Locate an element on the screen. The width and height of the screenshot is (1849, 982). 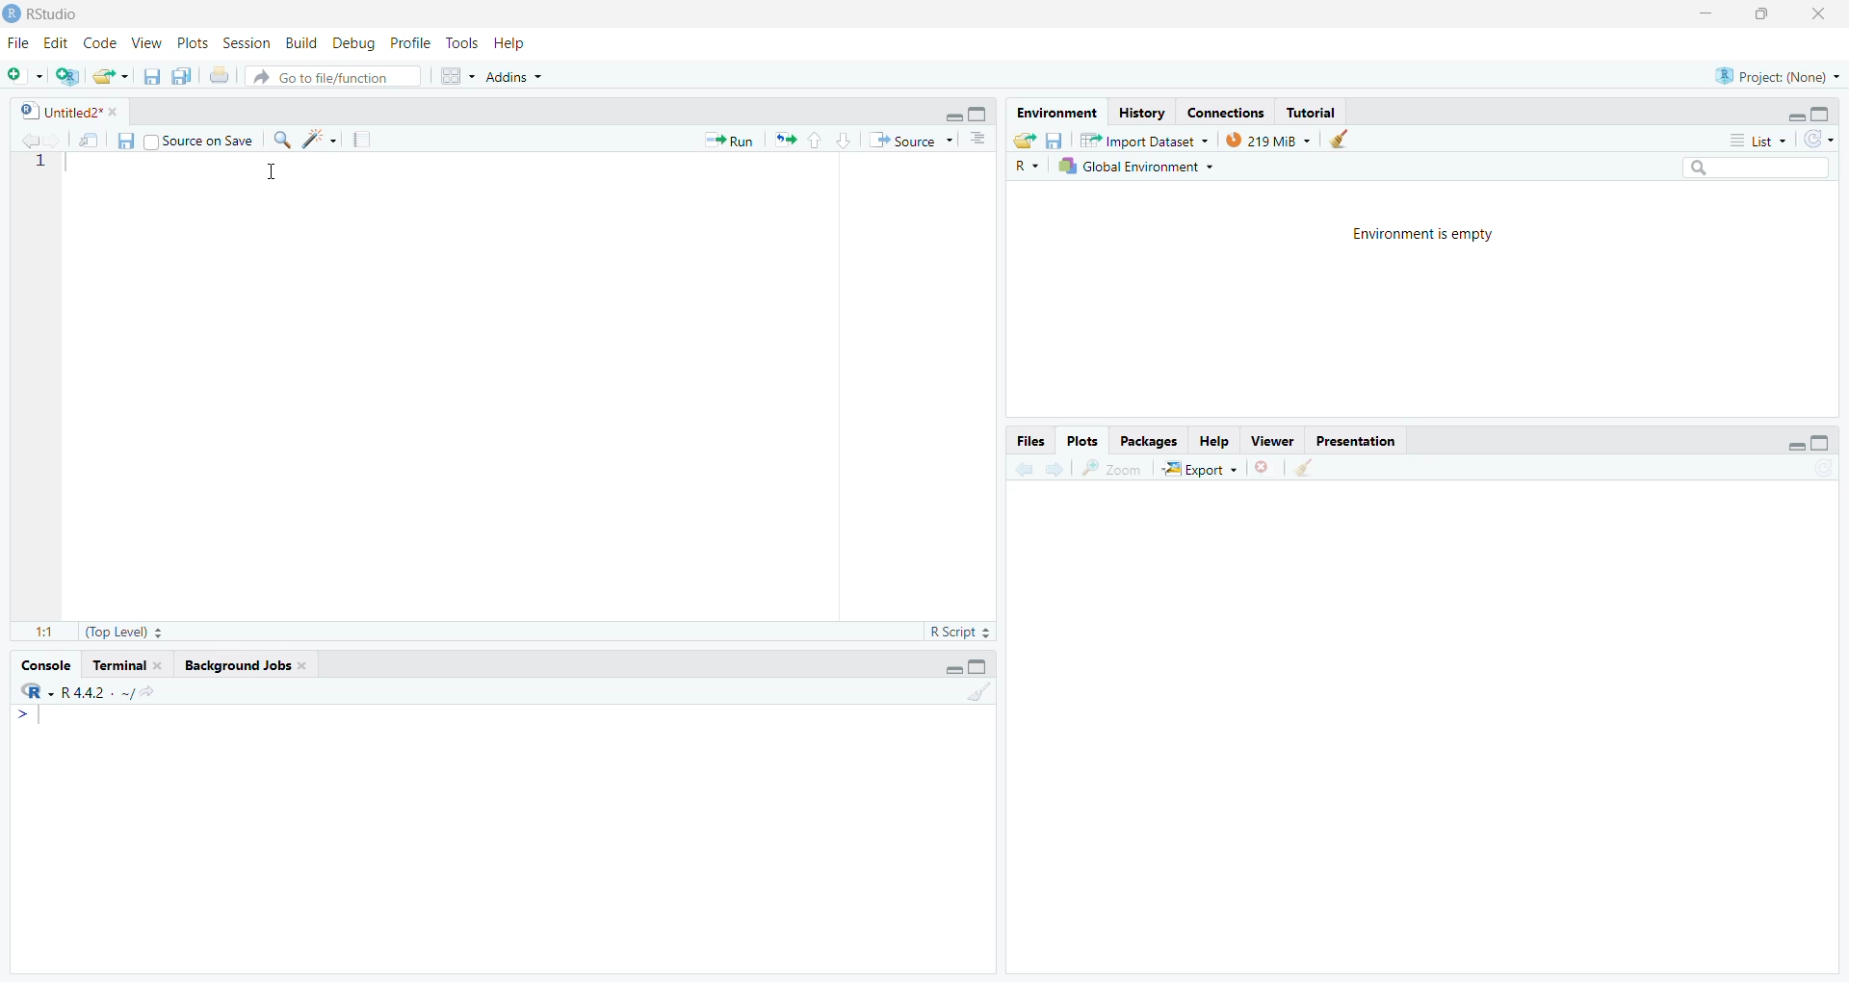
Global Environment is located at coordinates (1135, 166).